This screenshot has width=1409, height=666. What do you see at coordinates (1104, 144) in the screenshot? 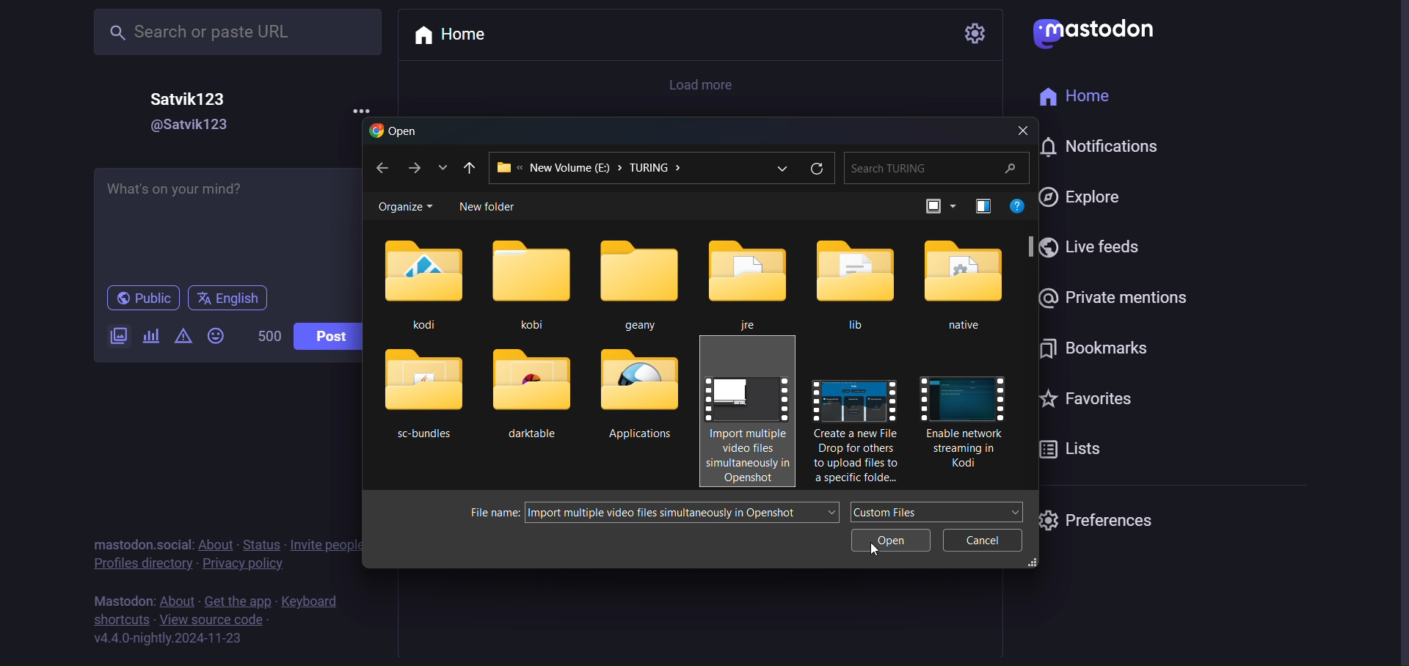
I see `notification` at bounding box center [1104, 144].